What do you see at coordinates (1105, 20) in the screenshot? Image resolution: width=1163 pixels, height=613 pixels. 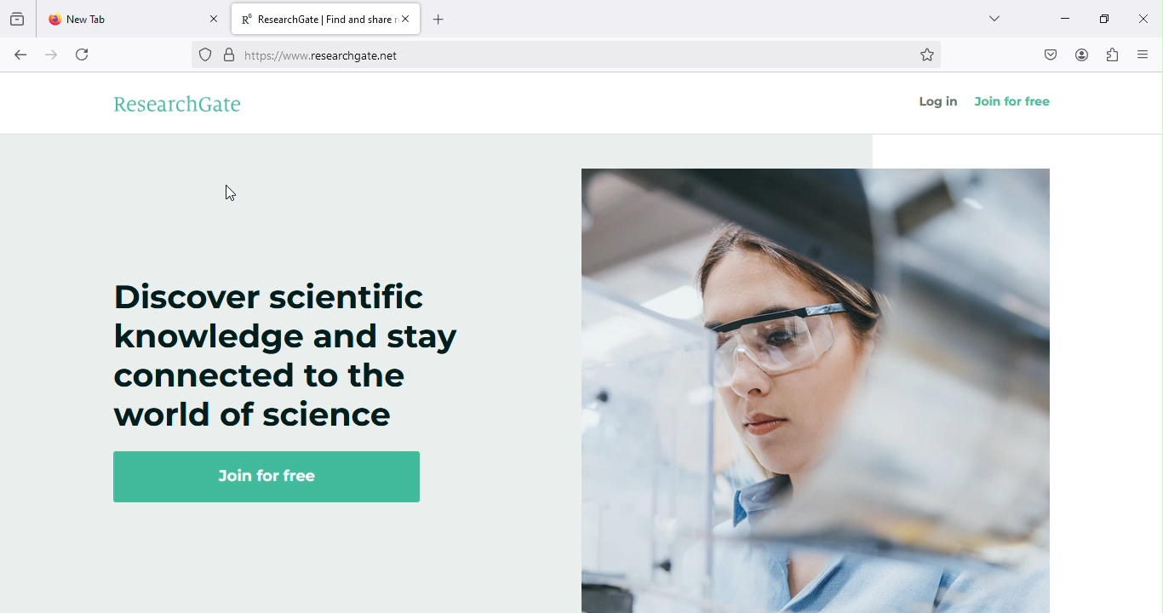 I see `maximize` at bounding box center [1105, 20].